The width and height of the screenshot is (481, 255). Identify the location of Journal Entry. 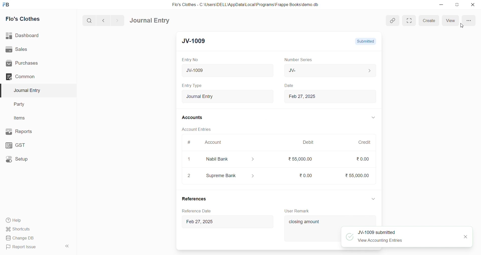
(150, 20).